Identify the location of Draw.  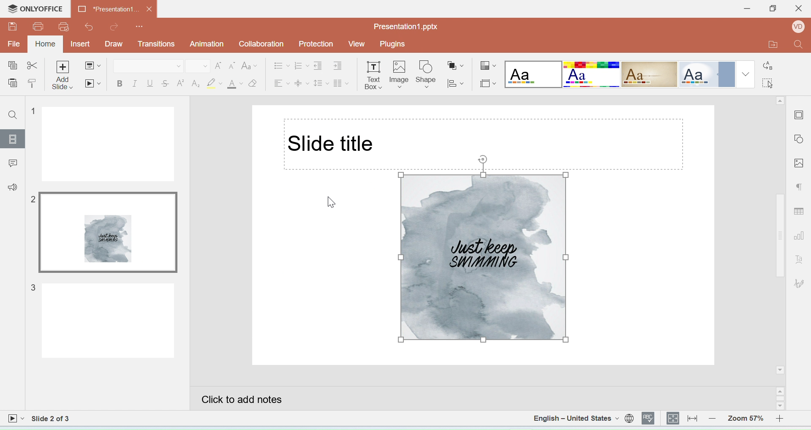
(114, 44).